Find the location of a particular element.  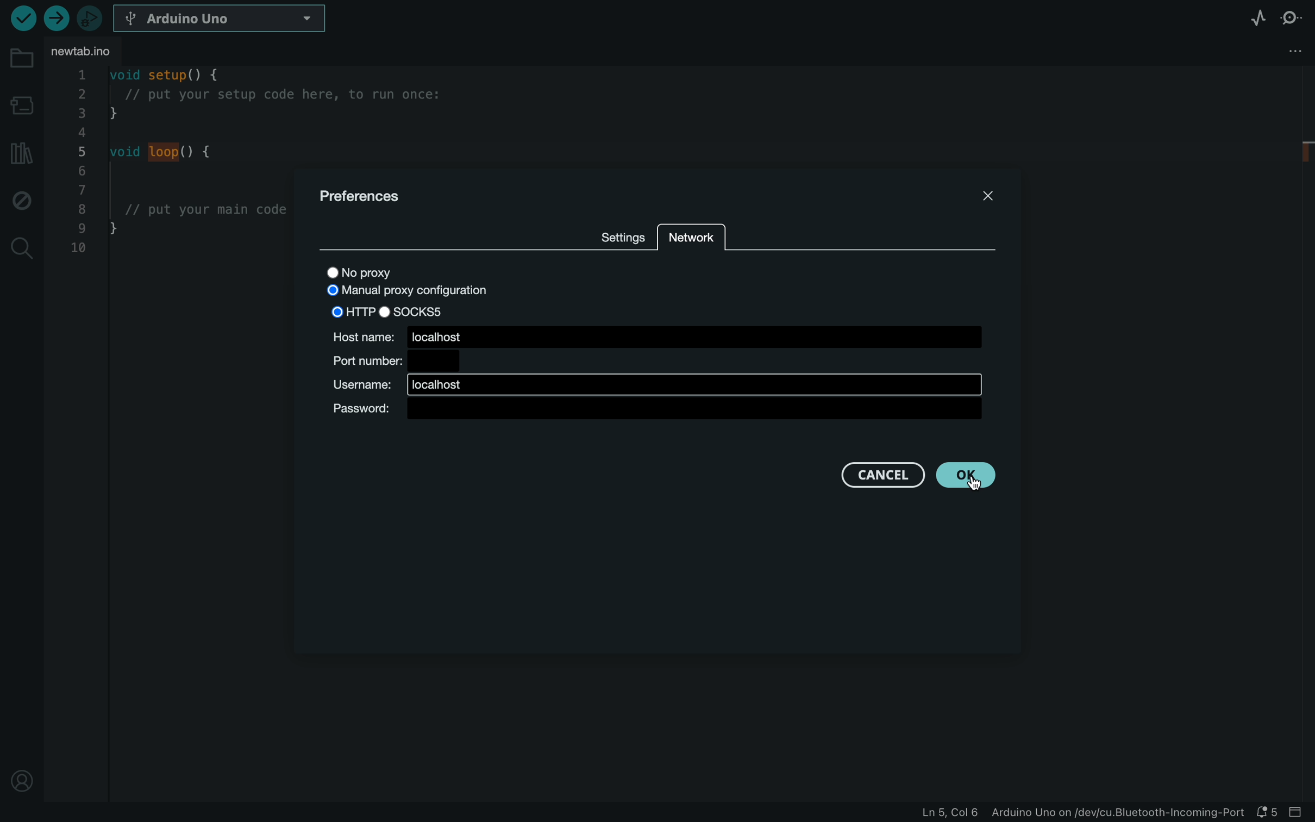

network is located at coordinates (690, 242).